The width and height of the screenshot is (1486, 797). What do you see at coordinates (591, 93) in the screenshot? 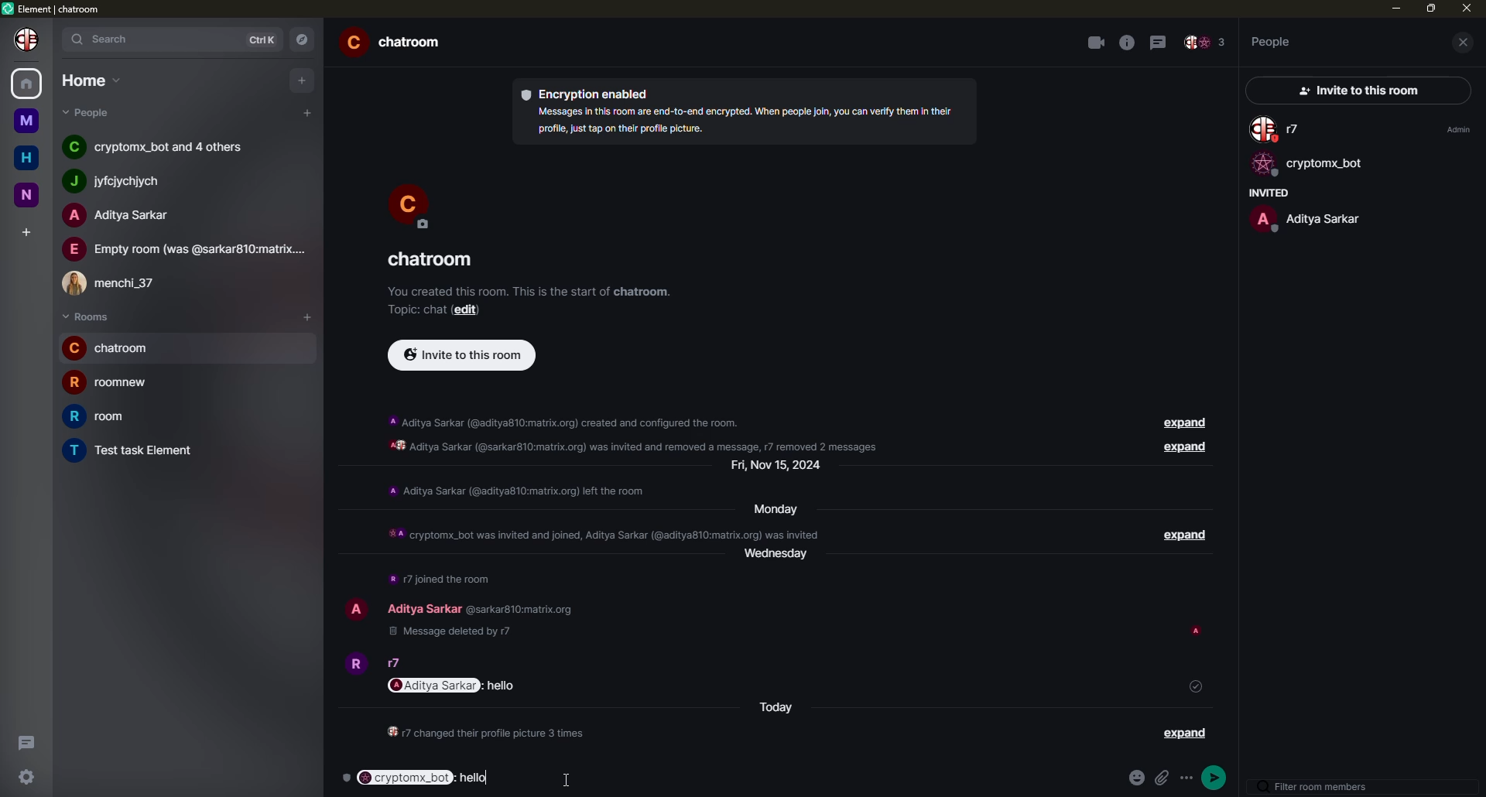
I see `encryption enabled` at bounding box center [591, 93].